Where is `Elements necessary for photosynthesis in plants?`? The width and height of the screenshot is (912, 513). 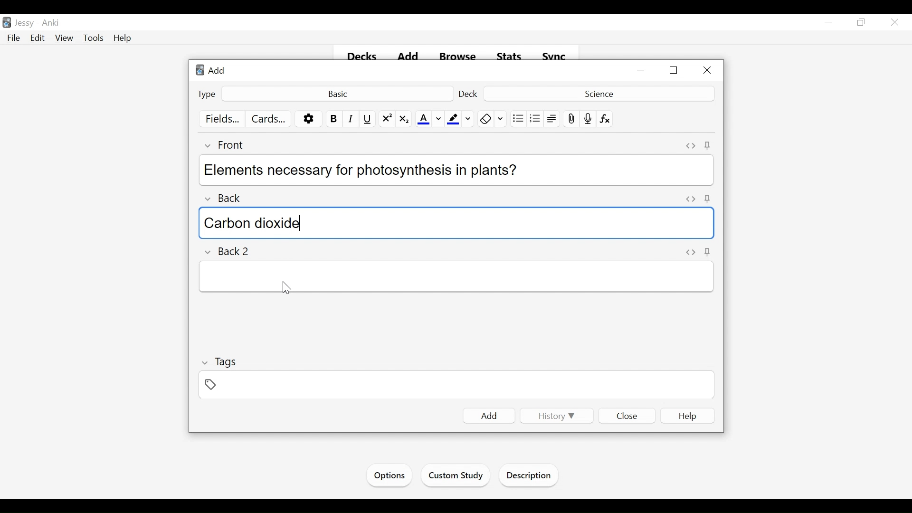 Elements necessary for photosynthesis in plants? is located at coordinates (454, 169).